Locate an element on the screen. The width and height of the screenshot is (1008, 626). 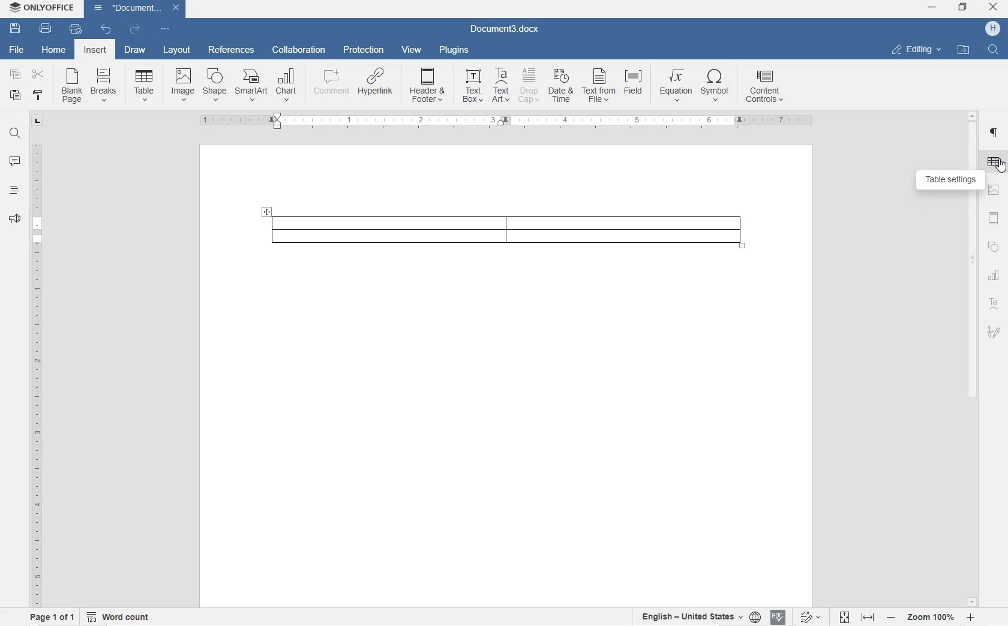
FILE is located at coordinates (14, 50).